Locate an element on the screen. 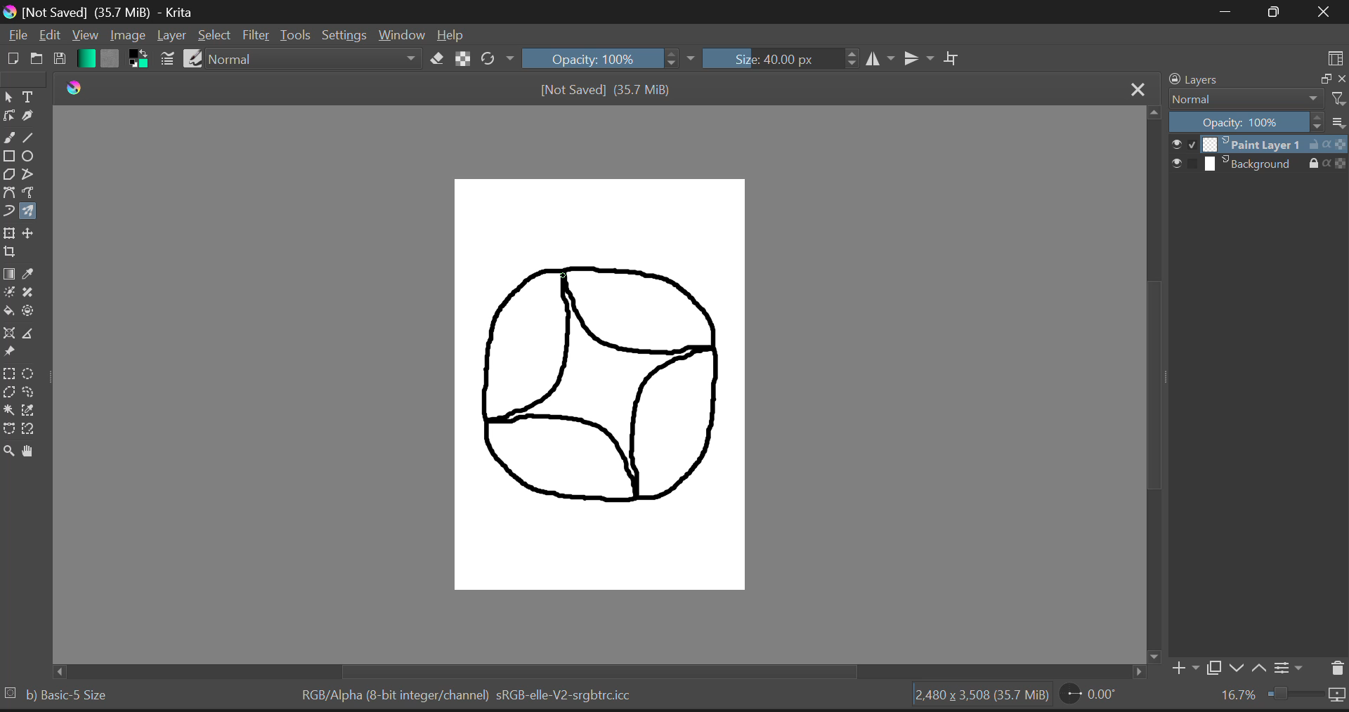  [Not Saved] (35.7 MiB) is located at coordinates (613, 91).